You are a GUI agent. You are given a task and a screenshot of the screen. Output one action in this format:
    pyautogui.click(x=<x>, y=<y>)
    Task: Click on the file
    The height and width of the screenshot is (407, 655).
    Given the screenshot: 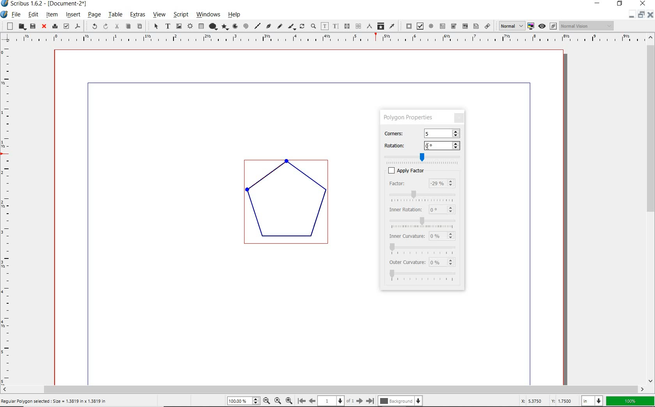 What is the action you would take?
    pyautogui.click(x=16, y=14)
    